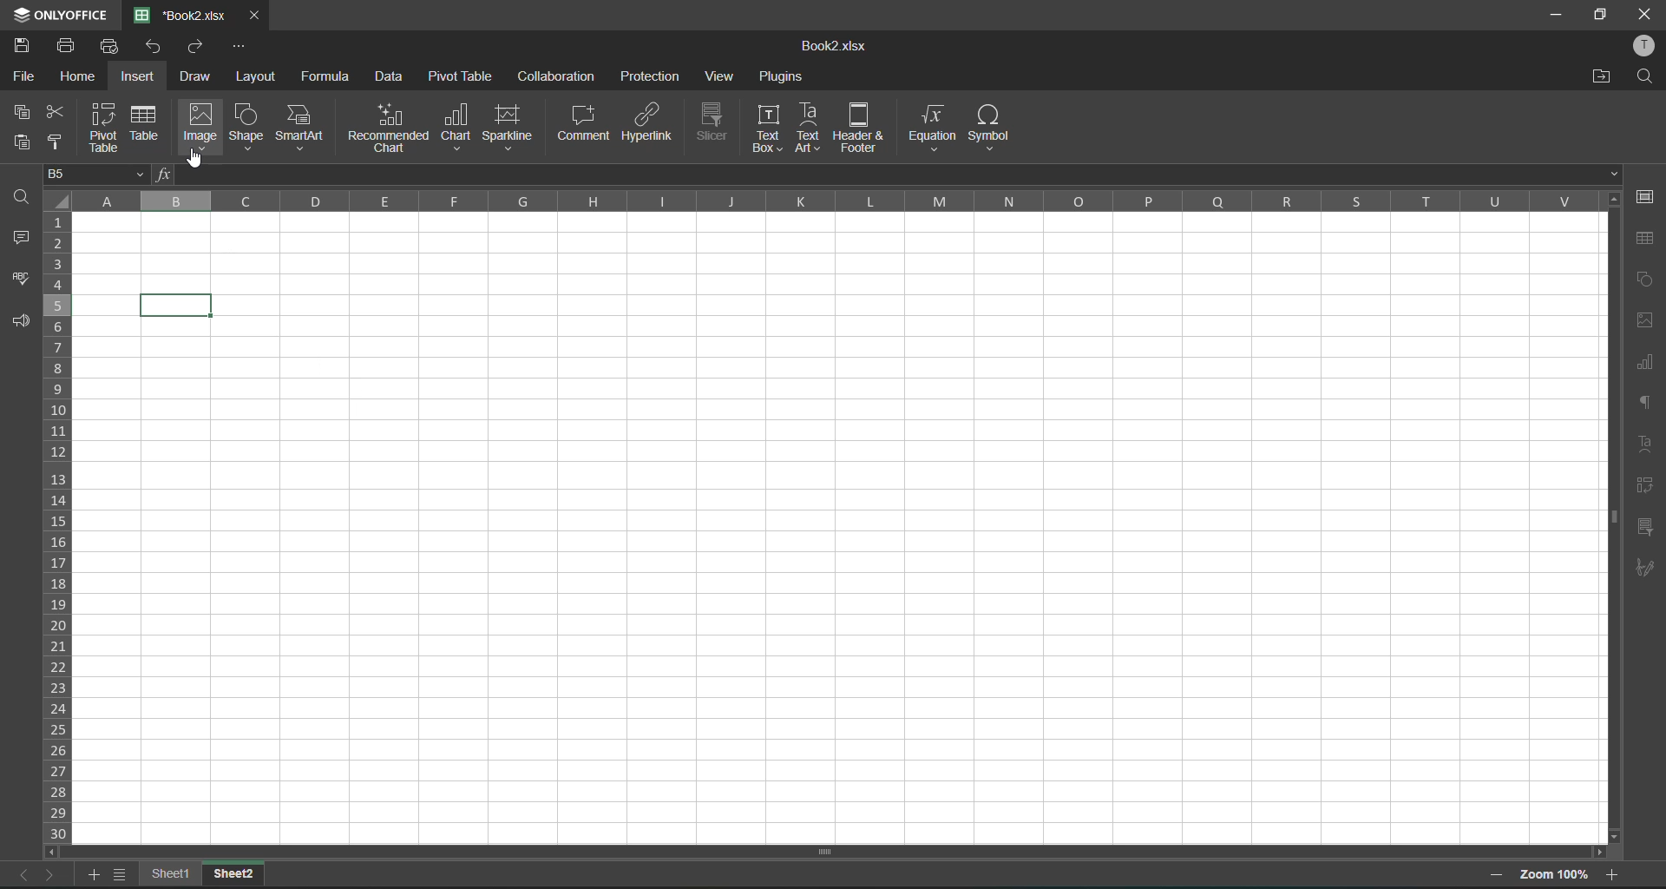  Describe the element at coordinates (1647, 319) in the screenshot. I see `images` at that location.